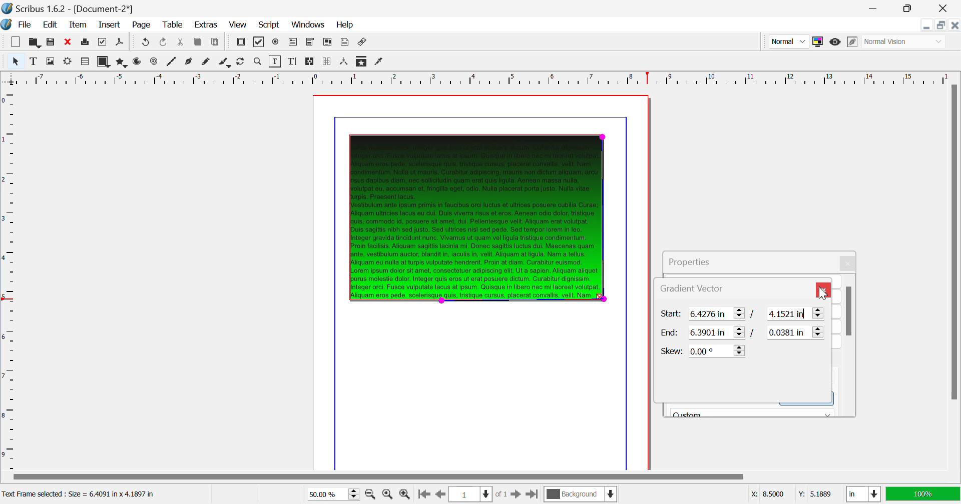 This screenshot has height=504, width=961. Describe the element at coordinates (86, 42) in the screenshot. I see `Print` at that location.